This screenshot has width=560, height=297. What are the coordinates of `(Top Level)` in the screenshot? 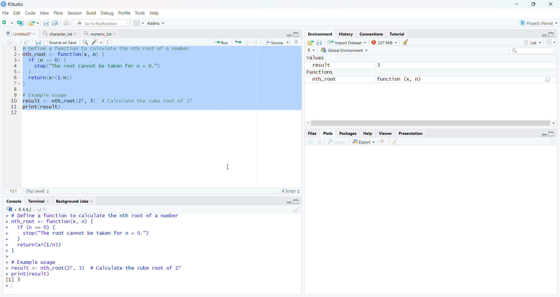 It's located at (37, 191).